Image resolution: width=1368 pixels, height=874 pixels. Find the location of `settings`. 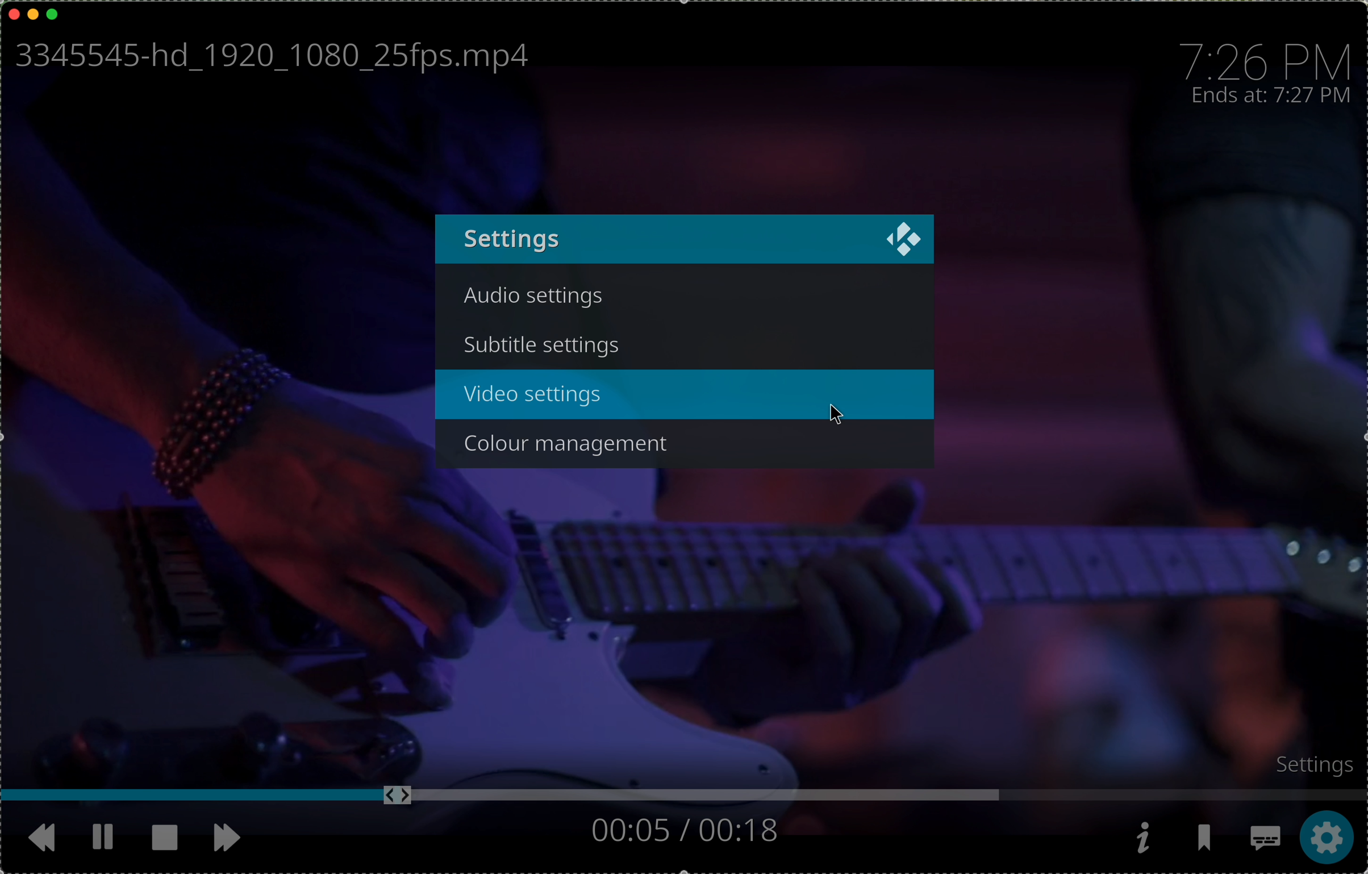

settings is located at coordinates (513, 238).